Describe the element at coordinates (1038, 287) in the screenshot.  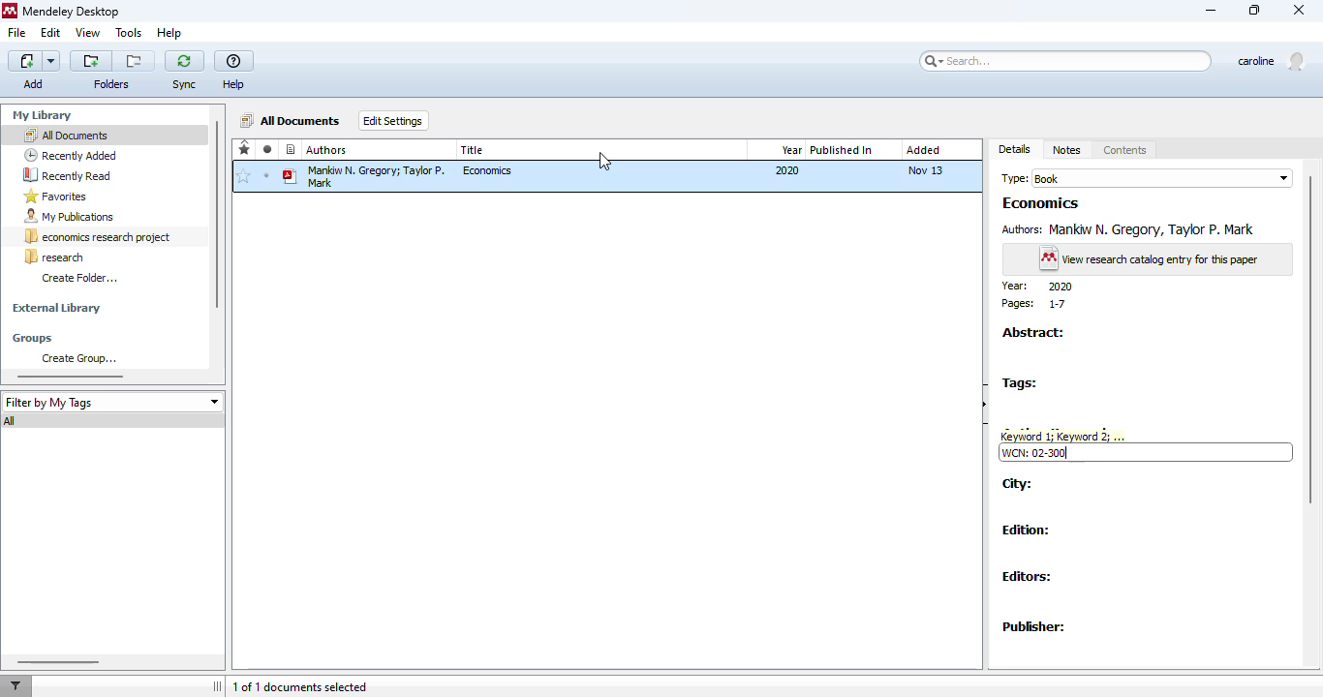
I see `year: 2020` at that location.